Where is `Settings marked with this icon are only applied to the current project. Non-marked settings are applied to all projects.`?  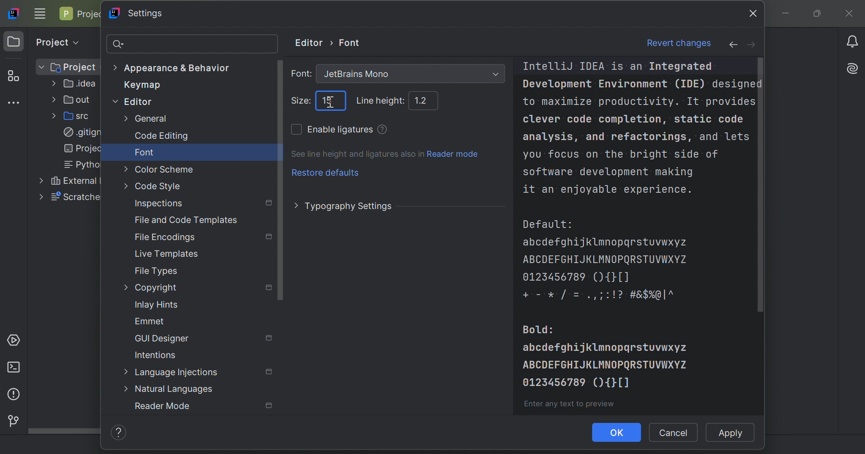
Settings marked with this icon are only applied to the current project. Non-marked settings are applied to all projects. is located at coordinates (269, 337).